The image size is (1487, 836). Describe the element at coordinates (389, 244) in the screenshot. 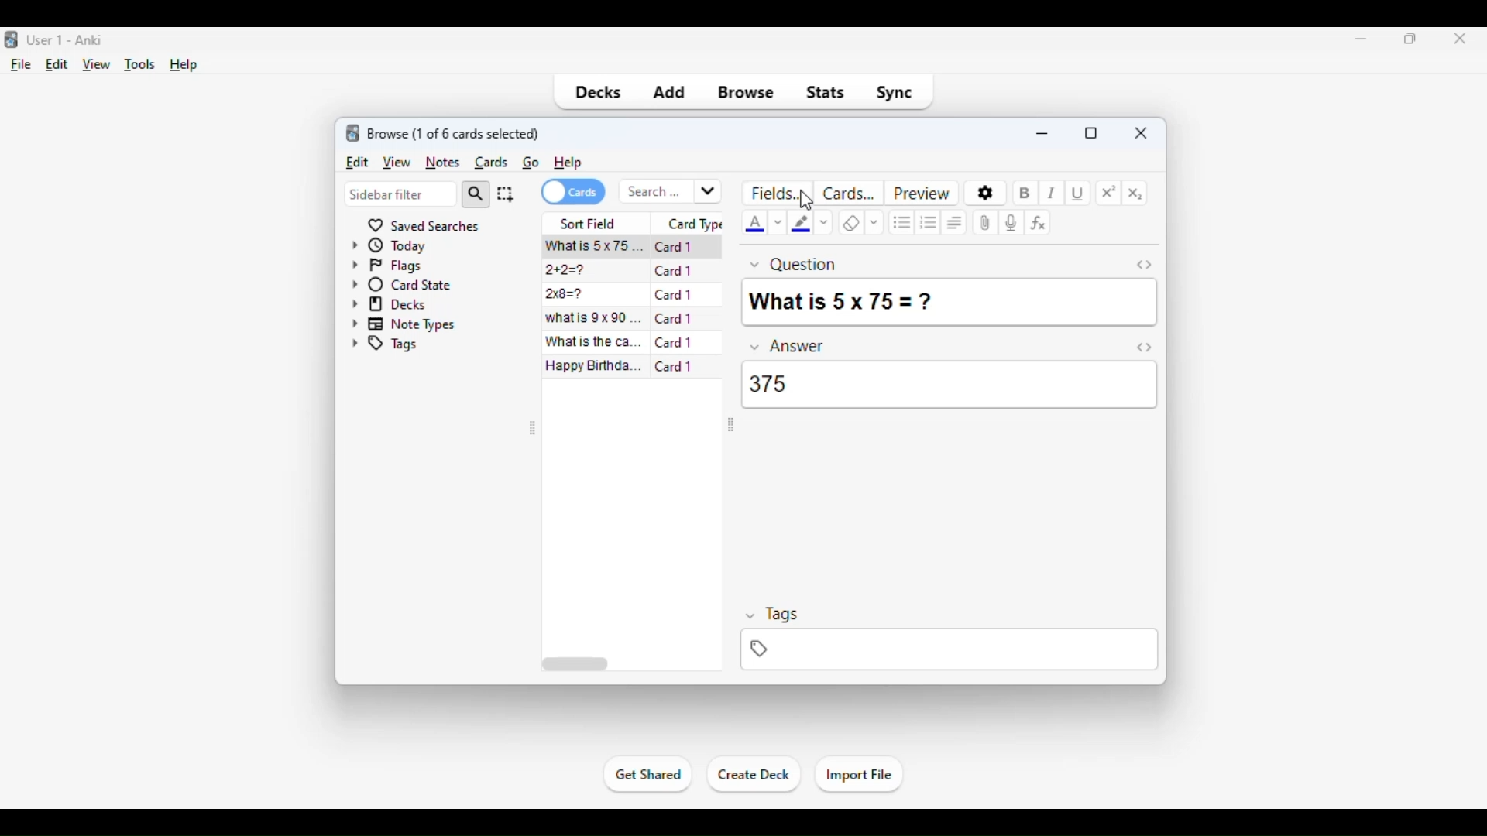

I see `today` at that location.